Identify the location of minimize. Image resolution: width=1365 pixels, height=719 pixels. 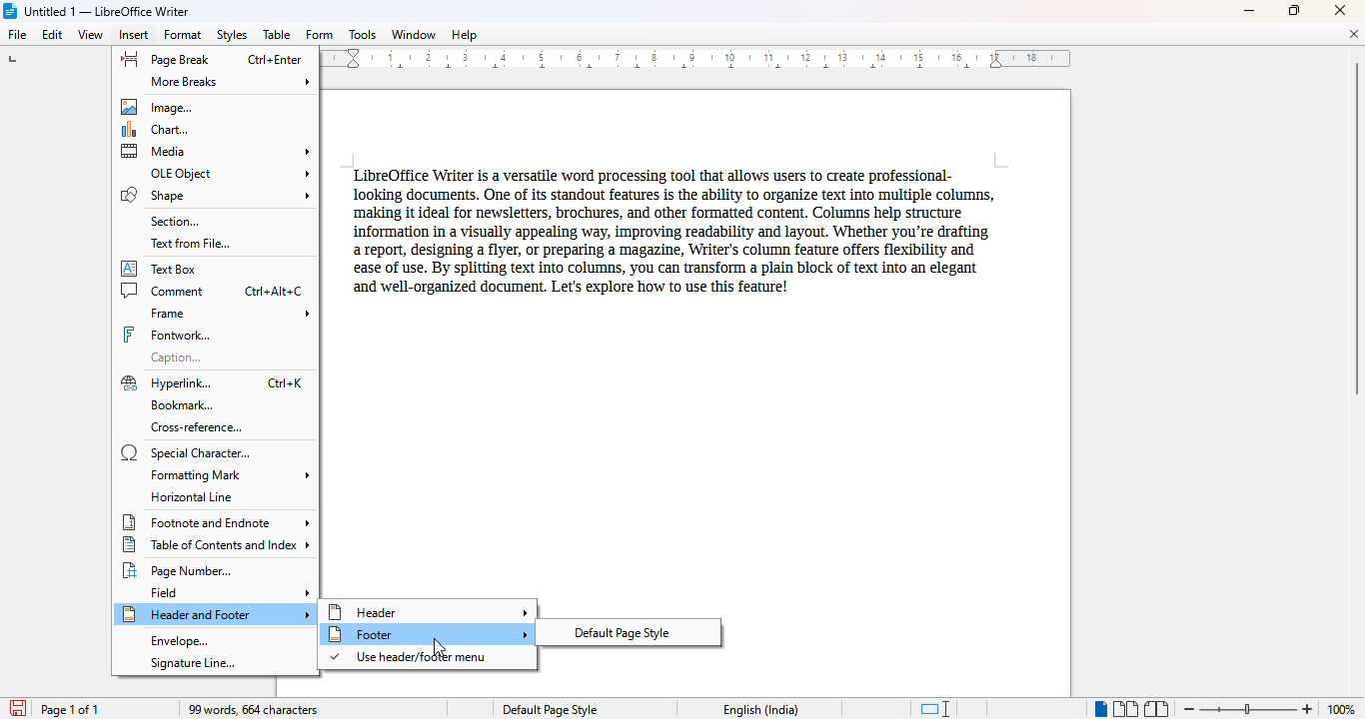
(1250, 11).